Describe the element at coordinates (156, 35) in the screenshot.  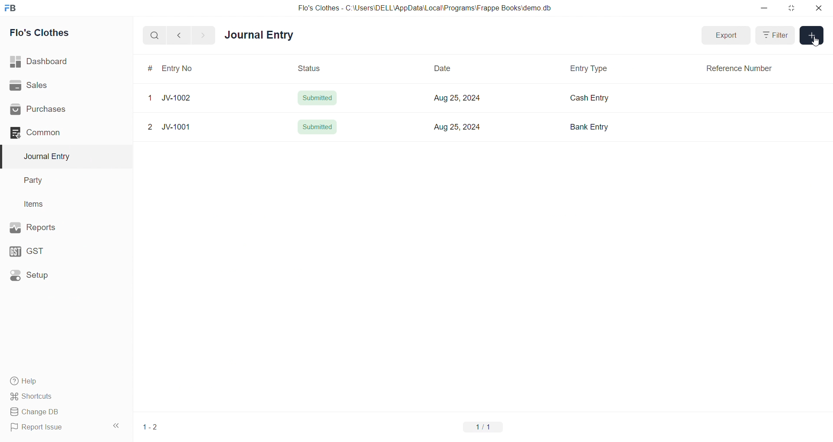
I see `search` at that location.